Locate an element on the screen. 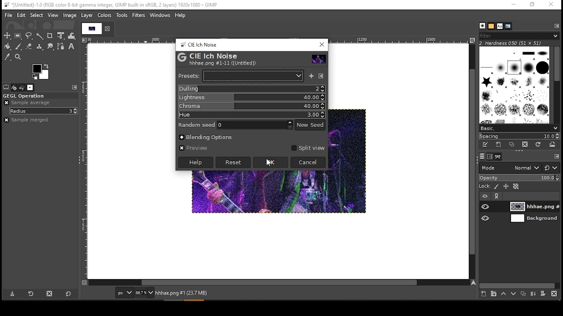 This screenshot has height=316, width=563. colors is located at coordinates (105, 16).